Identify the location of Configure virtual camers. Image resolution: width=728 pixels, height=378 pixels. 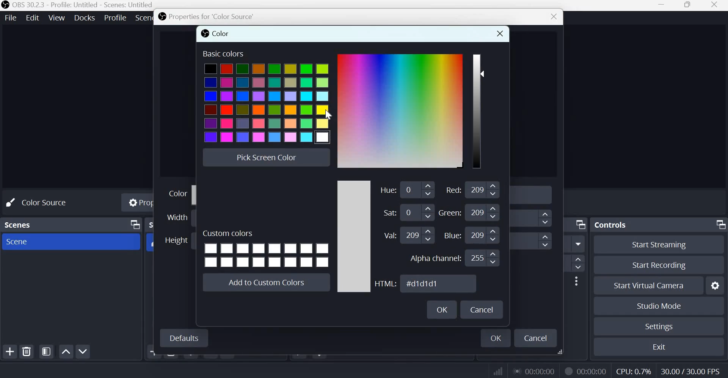
(716, 286).